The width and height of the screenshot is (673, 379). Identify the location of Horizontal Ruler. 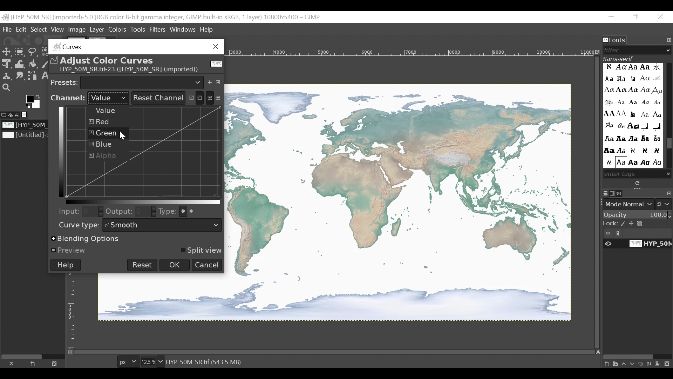
(411, 52).